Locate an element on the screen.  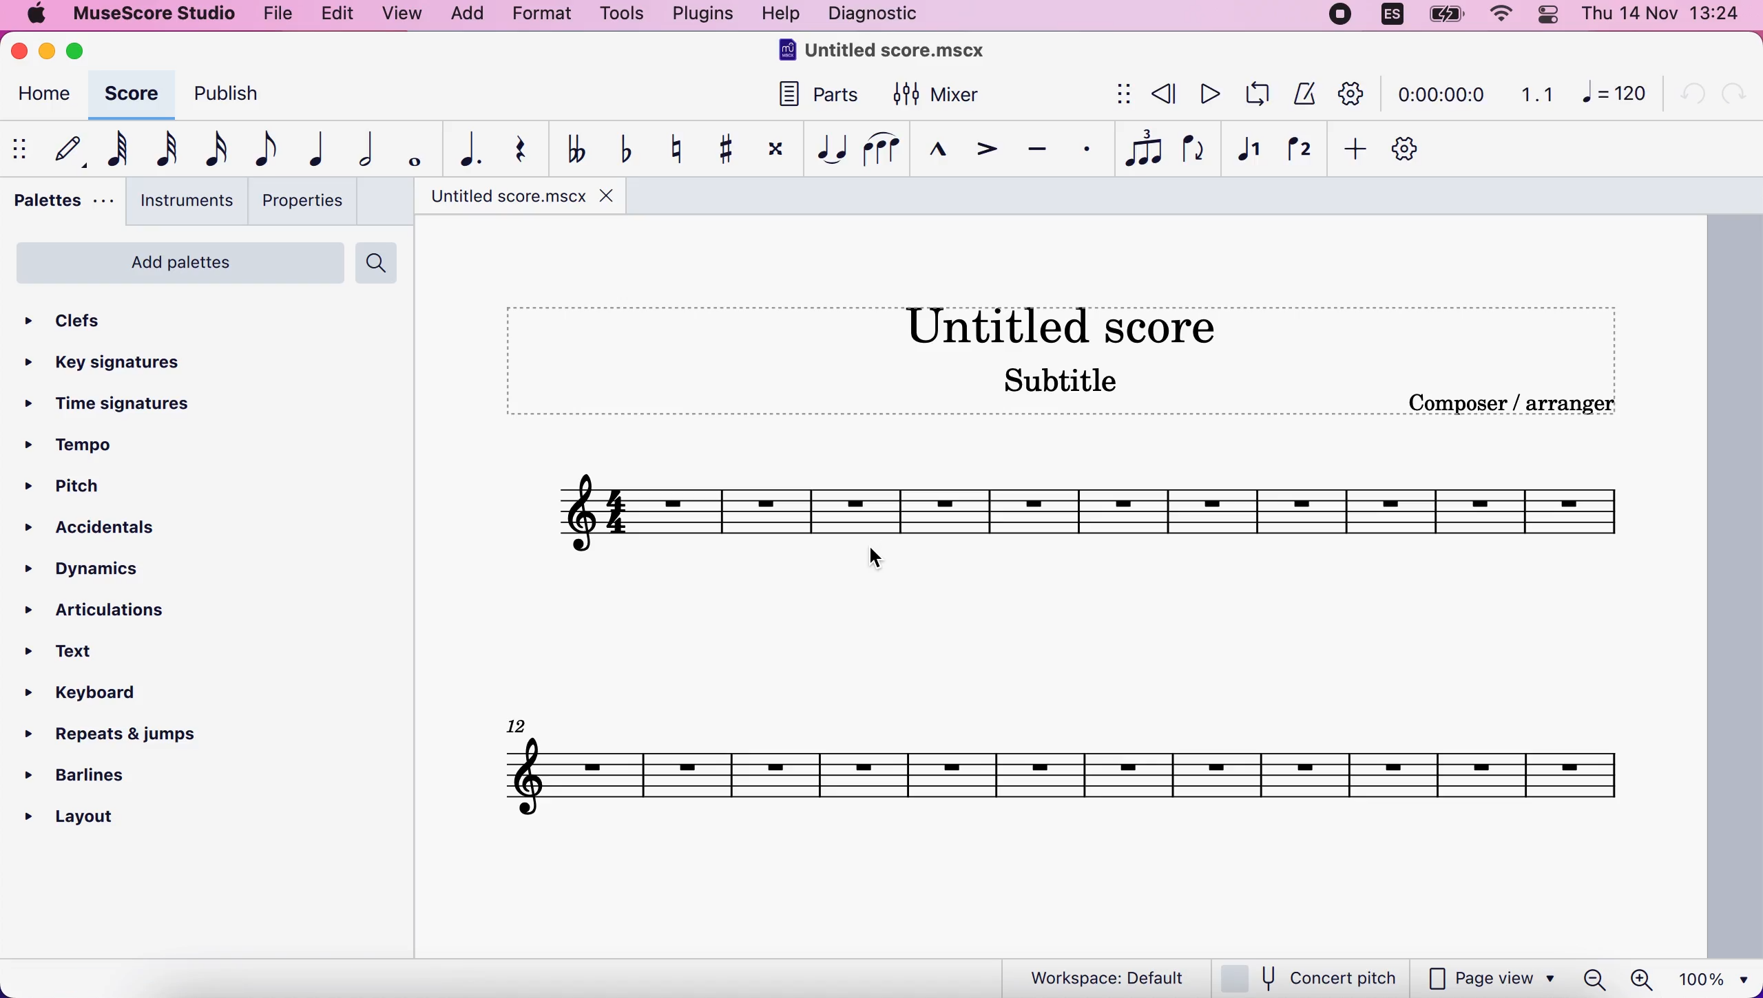
rewind is located at coordinates (1165, 94).